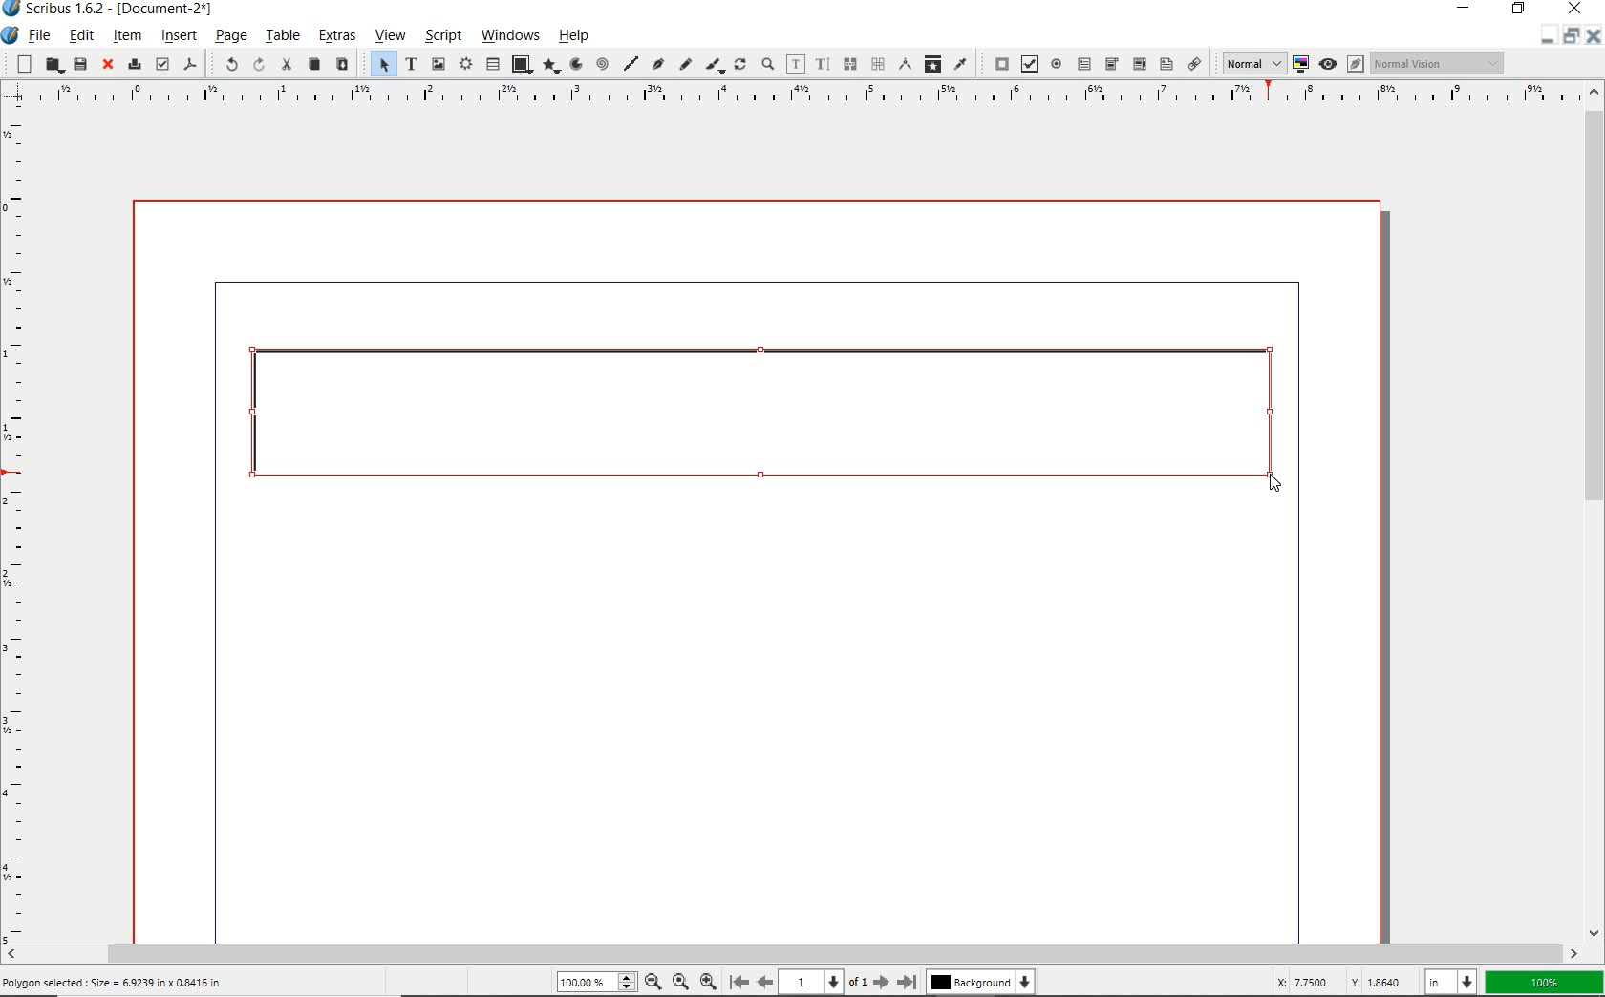  What do you see at coordinates (1339, 64) in the screenshot?
I see `preview mode` at bounding box center [1339, 64].